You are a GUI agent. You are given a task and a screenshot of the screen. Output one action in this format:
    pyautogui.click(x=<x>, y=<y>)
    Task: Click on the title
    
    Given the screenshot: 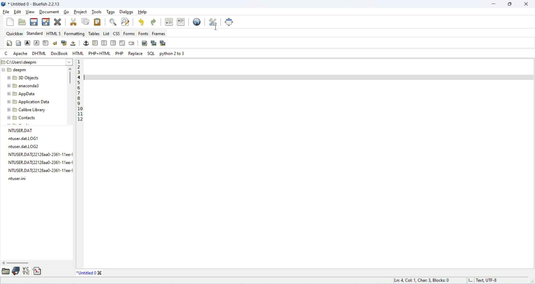 What is the action you would take?
    pyautogui.click(x=89, y=273)
    